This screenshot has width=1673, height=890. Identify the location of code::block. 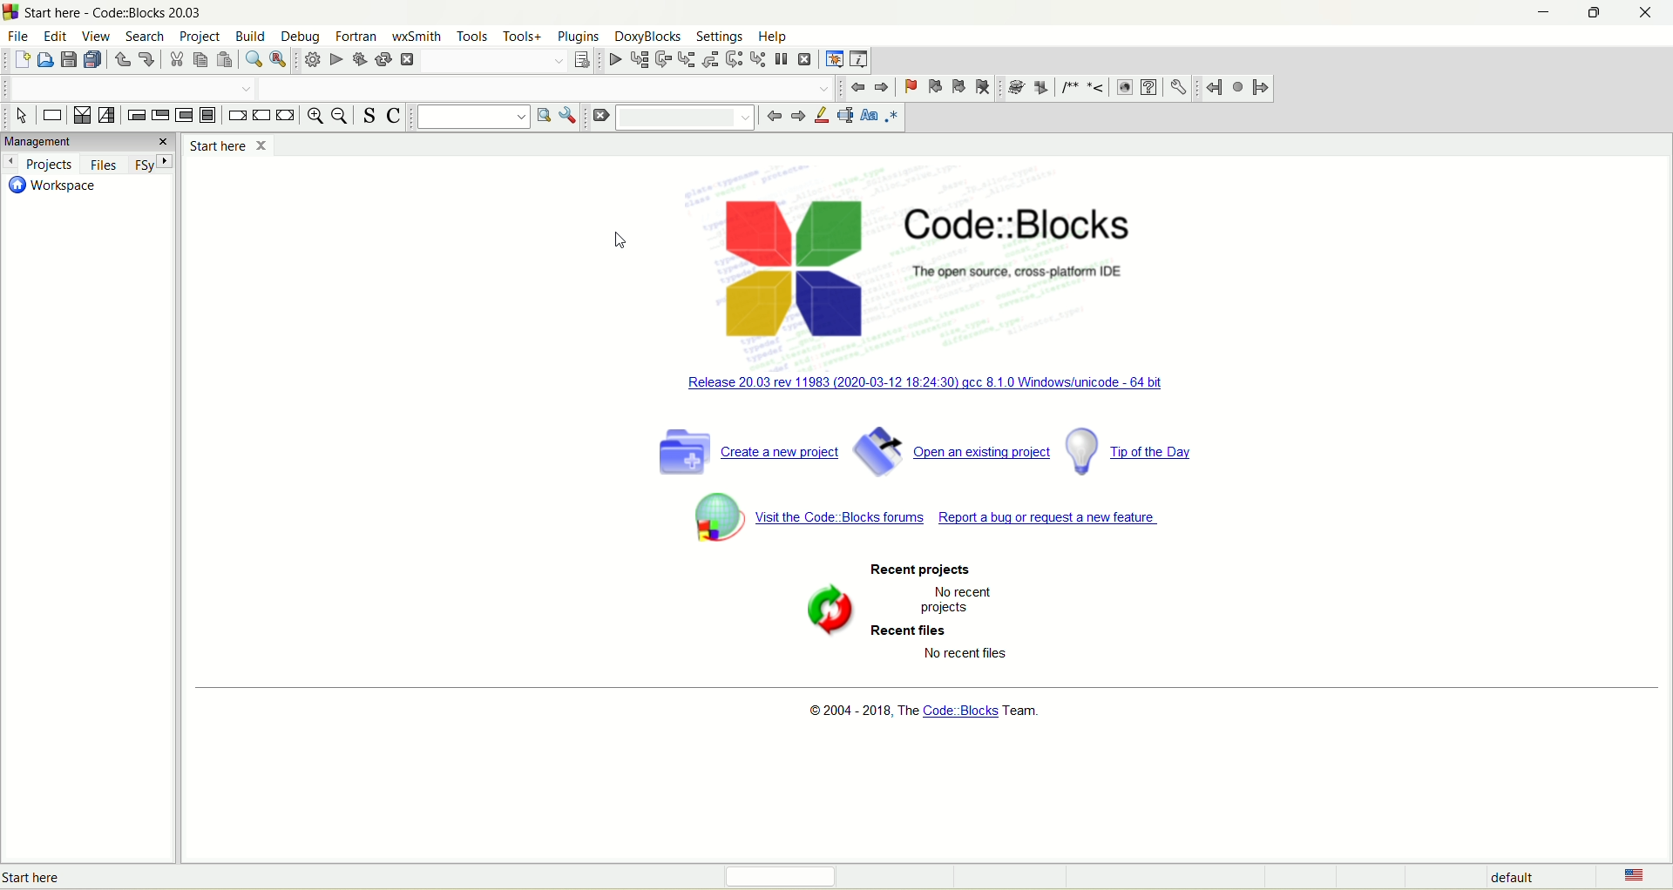
(1016, 218).